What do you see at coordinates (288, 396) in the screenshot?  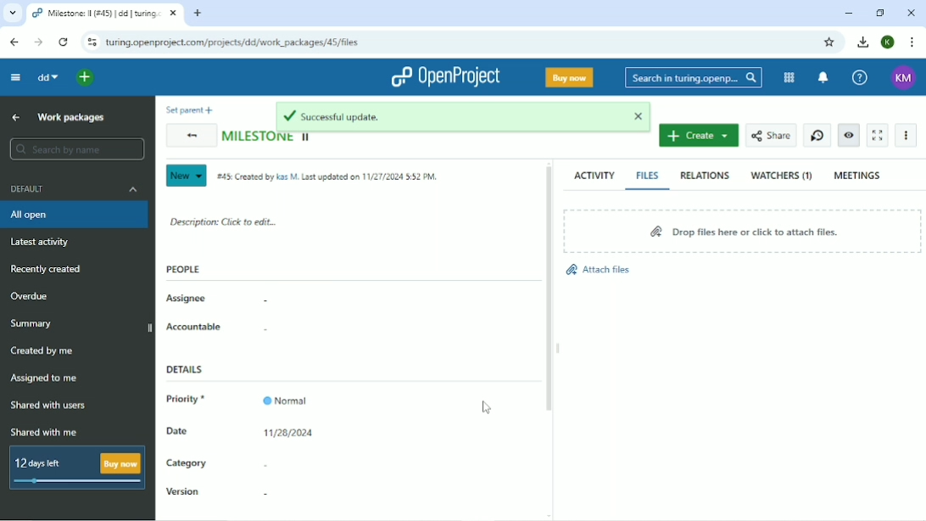 I see `normal` at bounding box center [288, 396].